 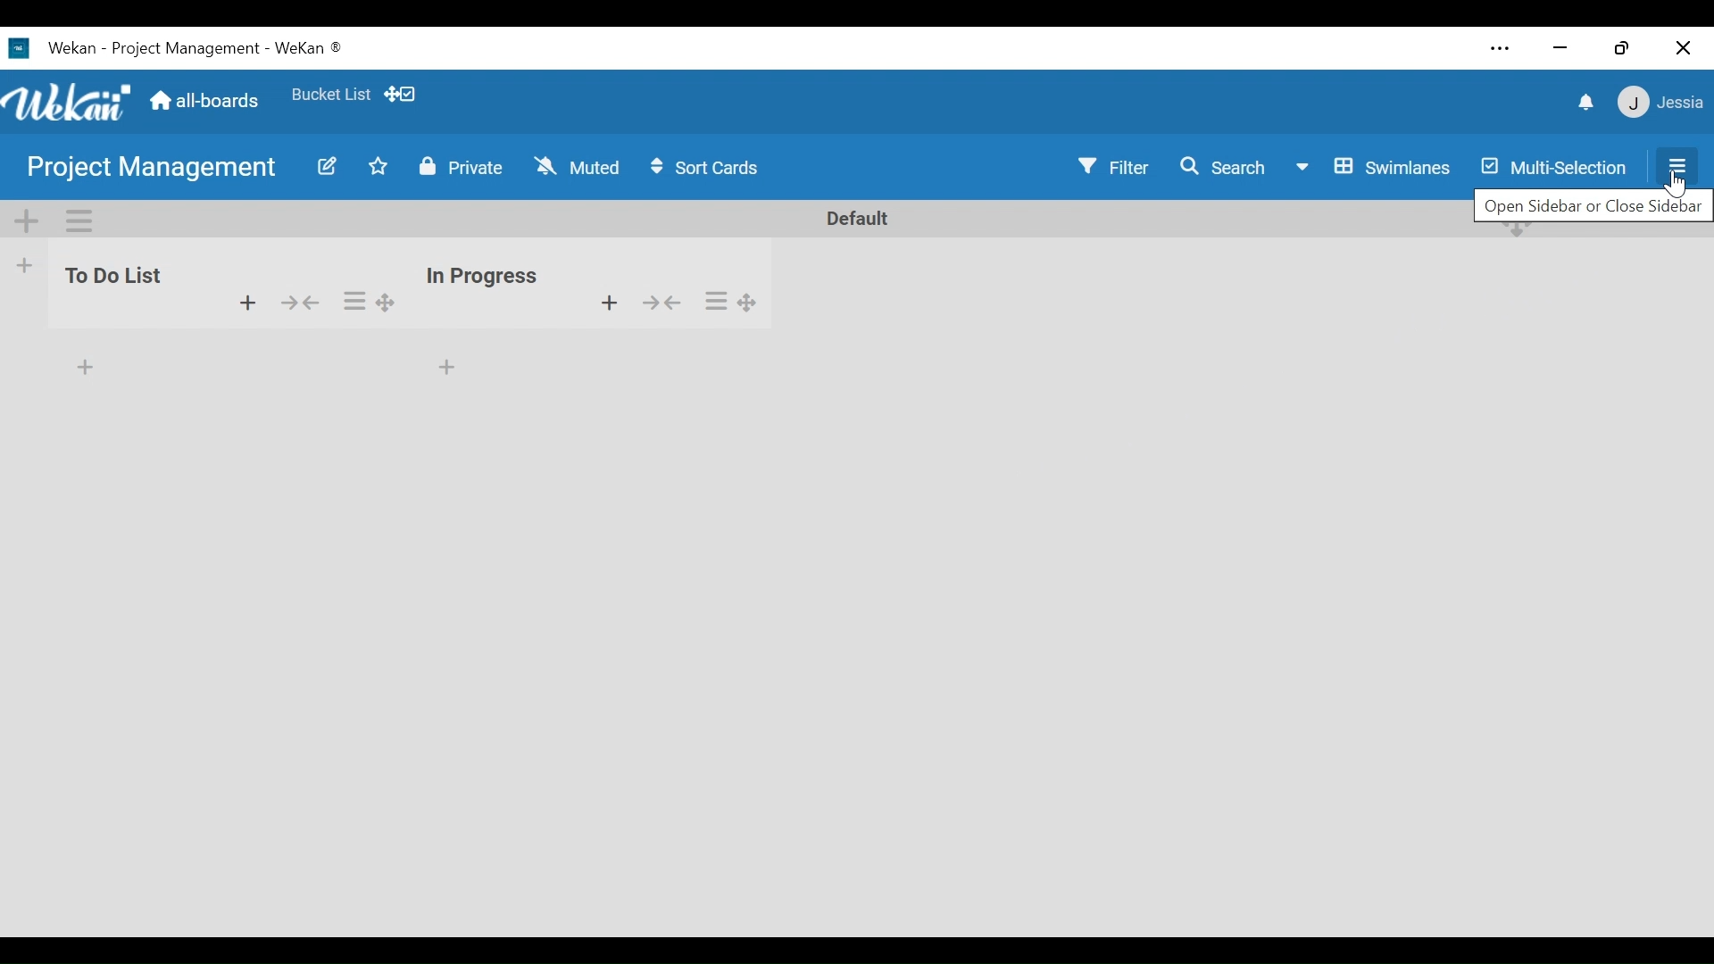 What do you see at coordinates (1685, 47) in the screenshot?
I see `Close` at bounding box center [1685, 47].